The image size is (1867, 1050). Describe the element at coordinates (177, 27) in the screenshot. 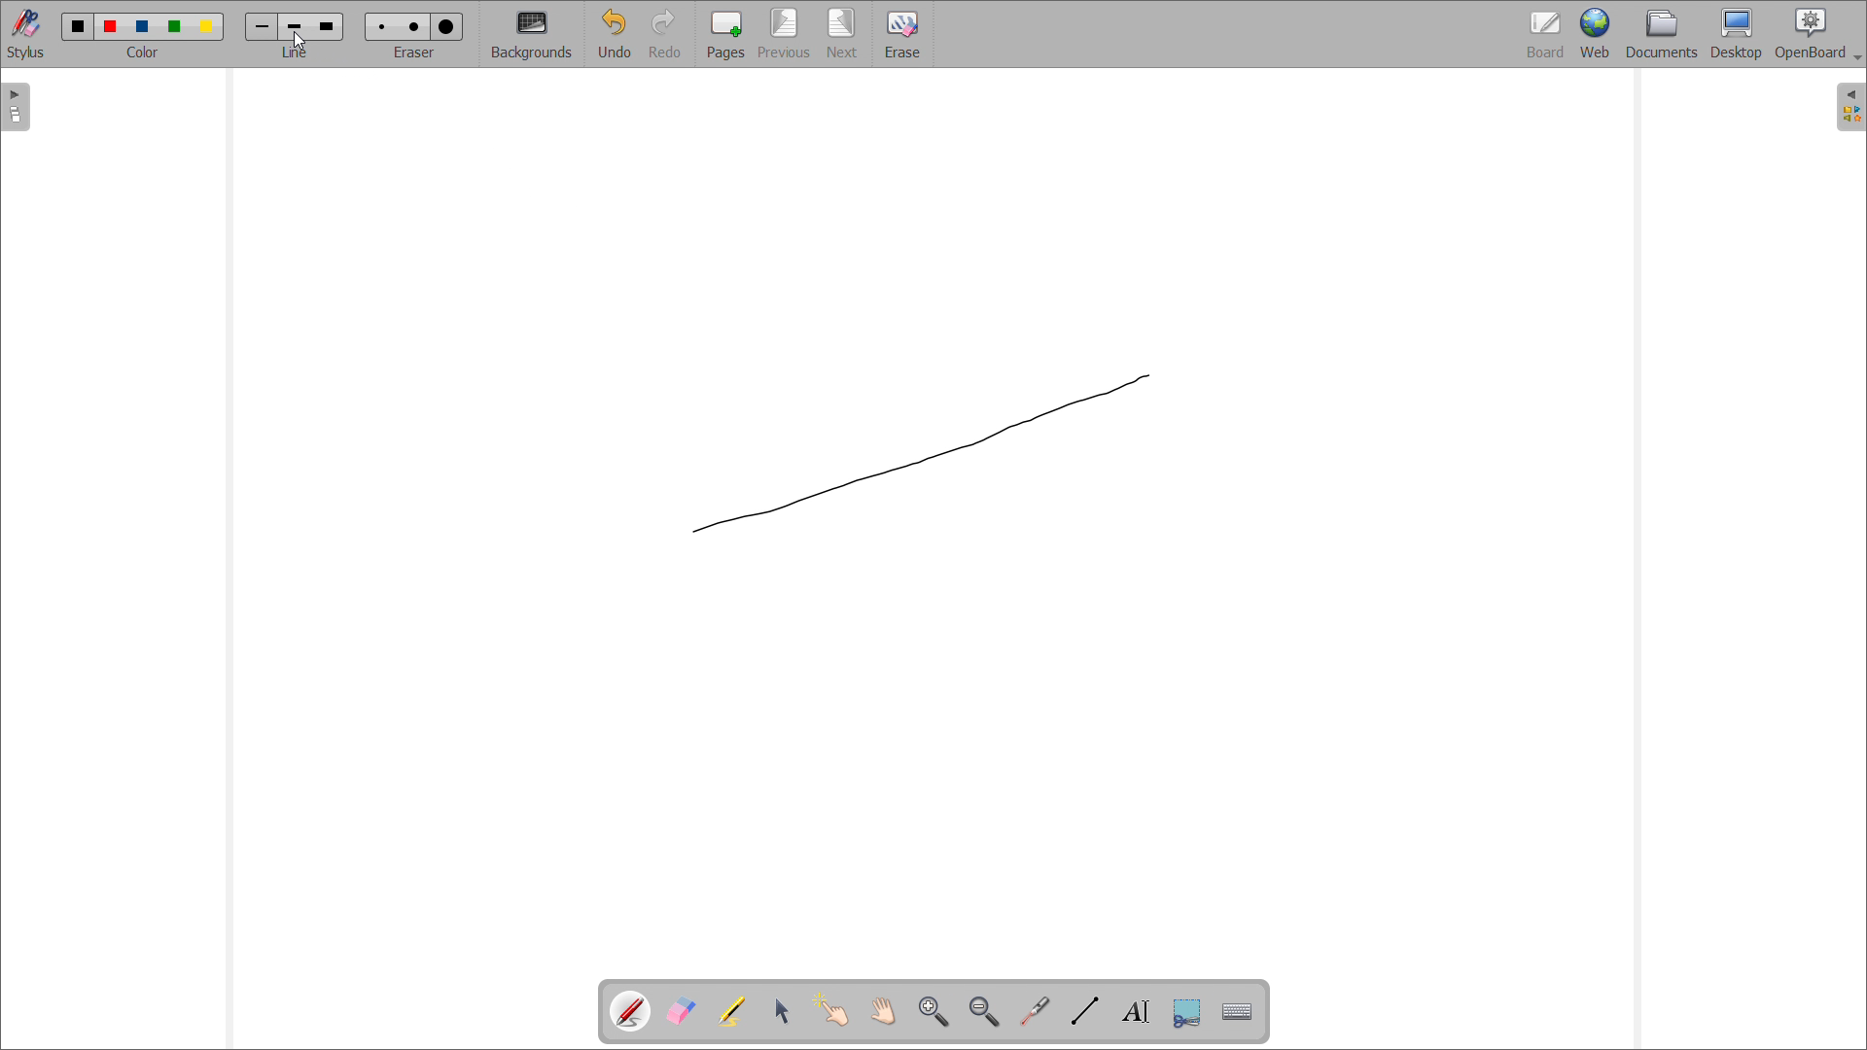

I see `color` at that location.